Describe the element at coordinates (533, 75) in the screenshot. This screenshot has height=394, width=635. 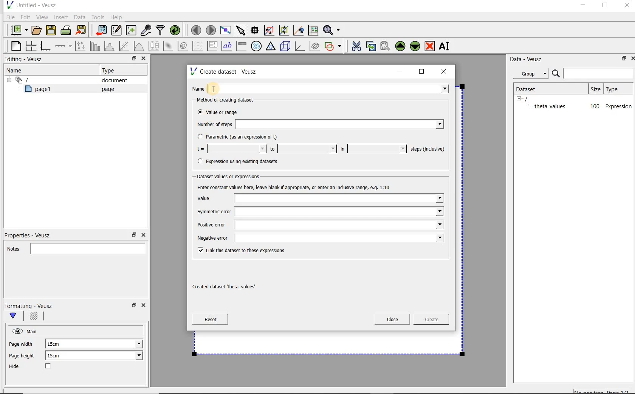
I see `Group` at that location.